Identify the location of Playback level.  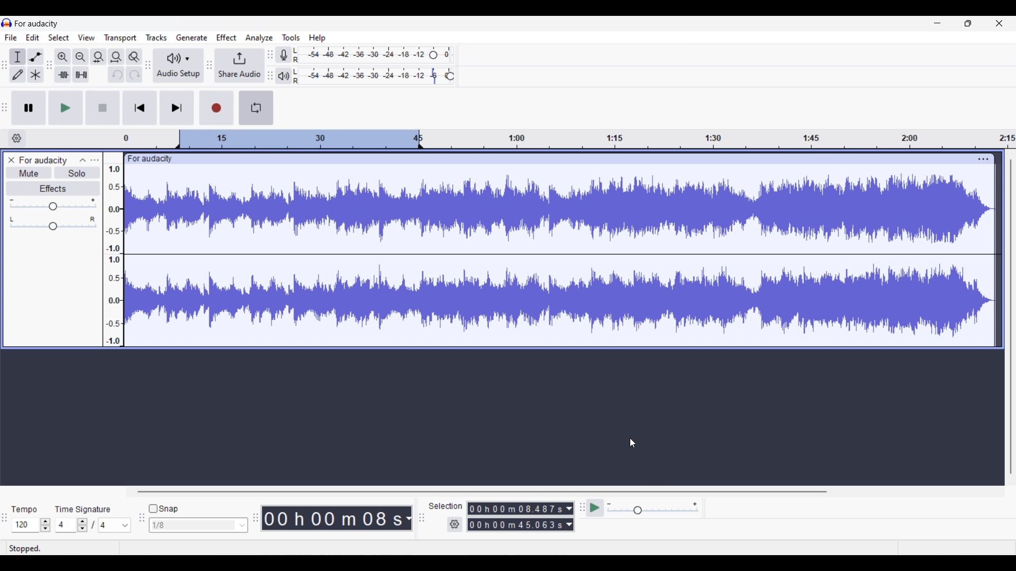
(367, 76).